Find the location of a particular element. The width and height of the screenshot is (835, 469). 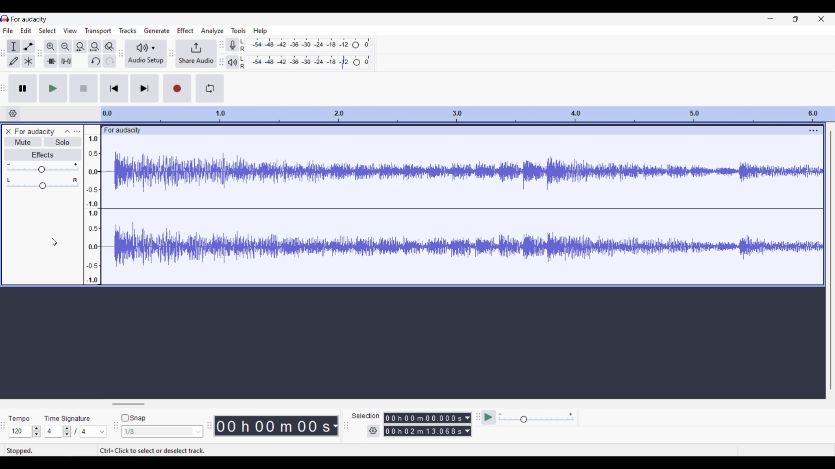

Select is located at coordinates (47, 30).